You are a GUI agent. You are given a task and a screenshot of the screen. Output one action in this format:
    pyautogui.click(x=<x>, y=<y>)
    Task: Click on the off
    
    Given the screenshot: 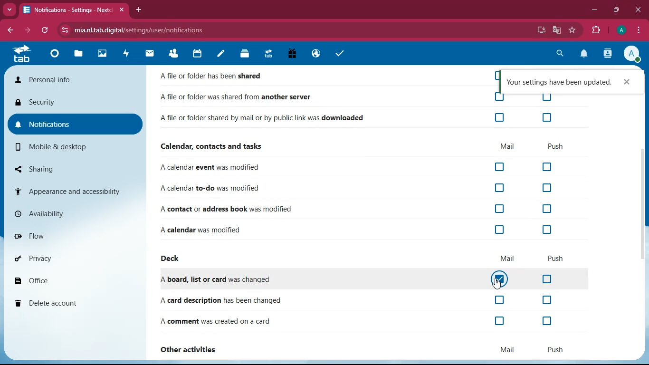 What is the action you would take?
    pyautogui.click(x=501, y=300)
    